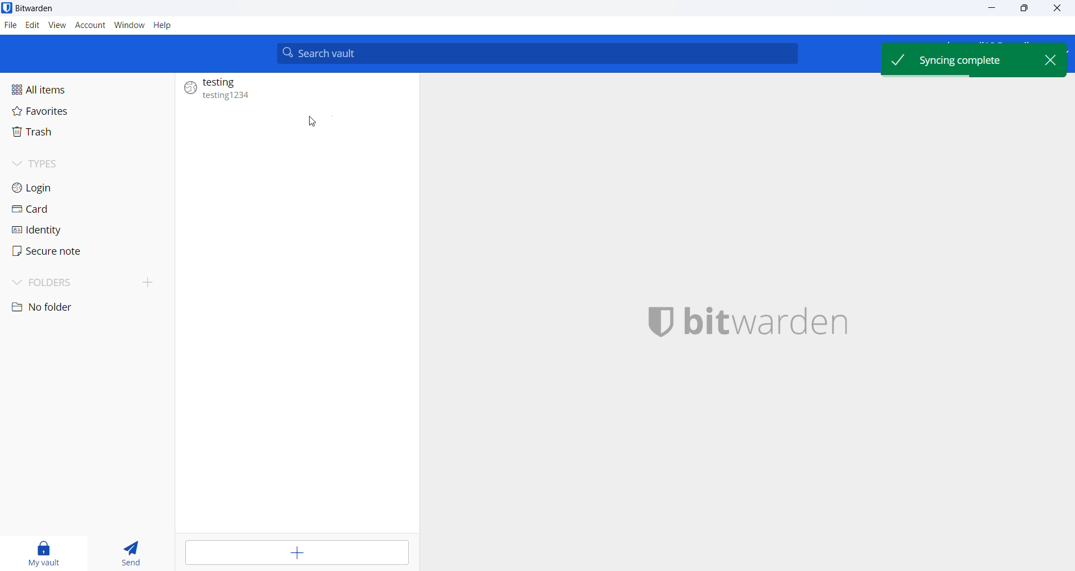 This screenshot has height=571, width=1075. Describe the element at coordinates (56, 25) in the screenshot. I see `view` at that location.